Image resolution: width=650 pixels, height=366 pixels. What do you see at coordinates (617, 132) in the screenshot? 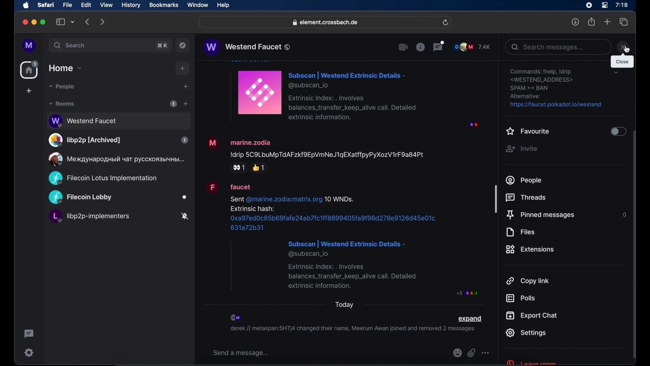
I see `toggle button` at bounding box center [617, 132].